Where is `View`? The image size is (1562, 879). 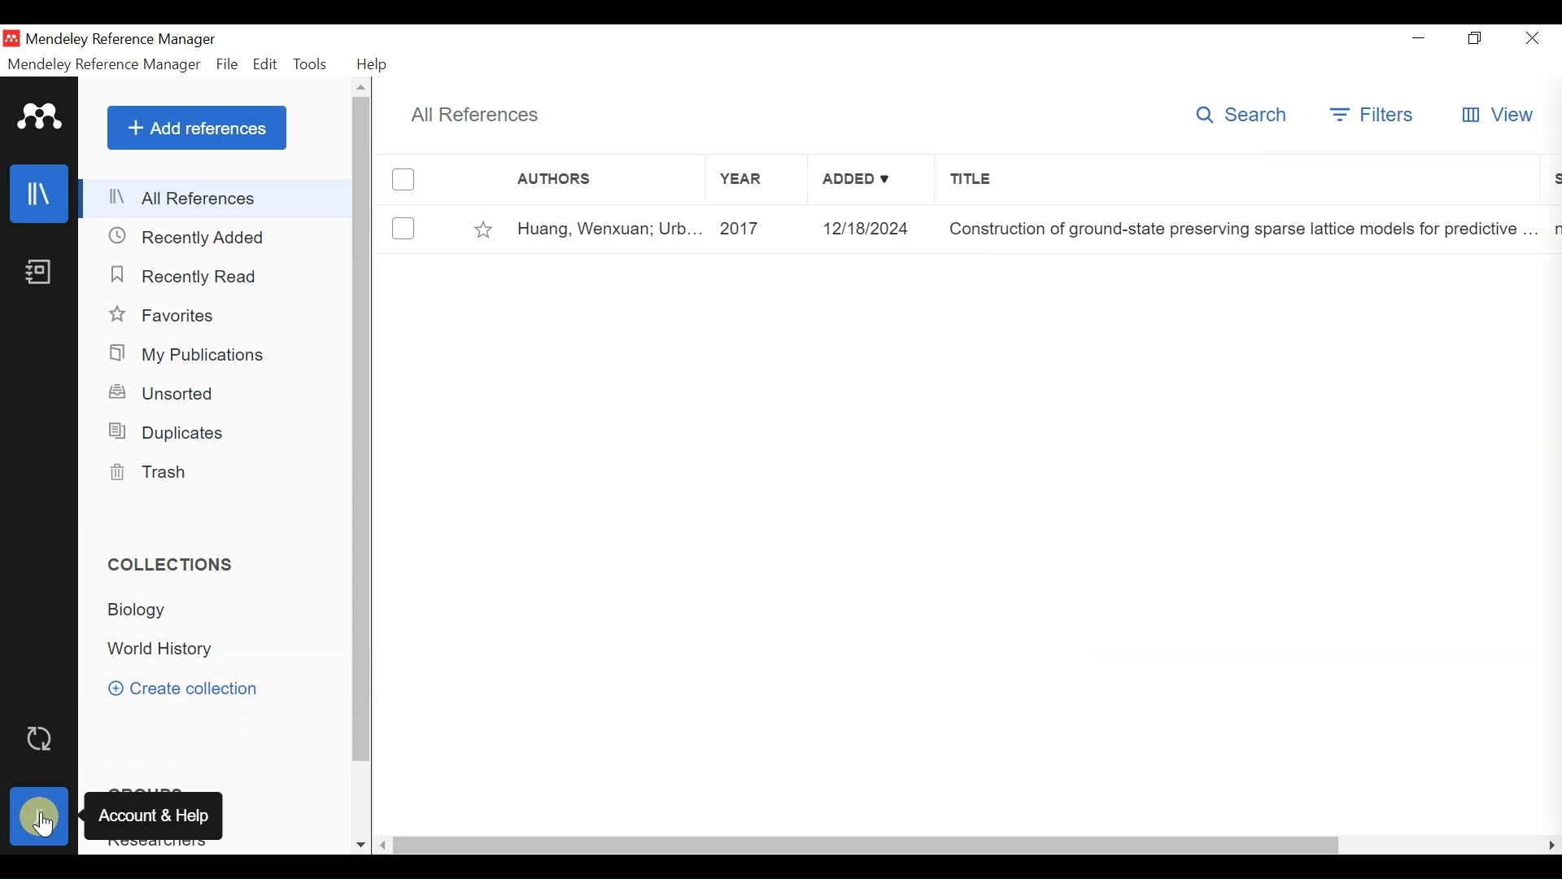
View is located at coordinates (1499, 115).